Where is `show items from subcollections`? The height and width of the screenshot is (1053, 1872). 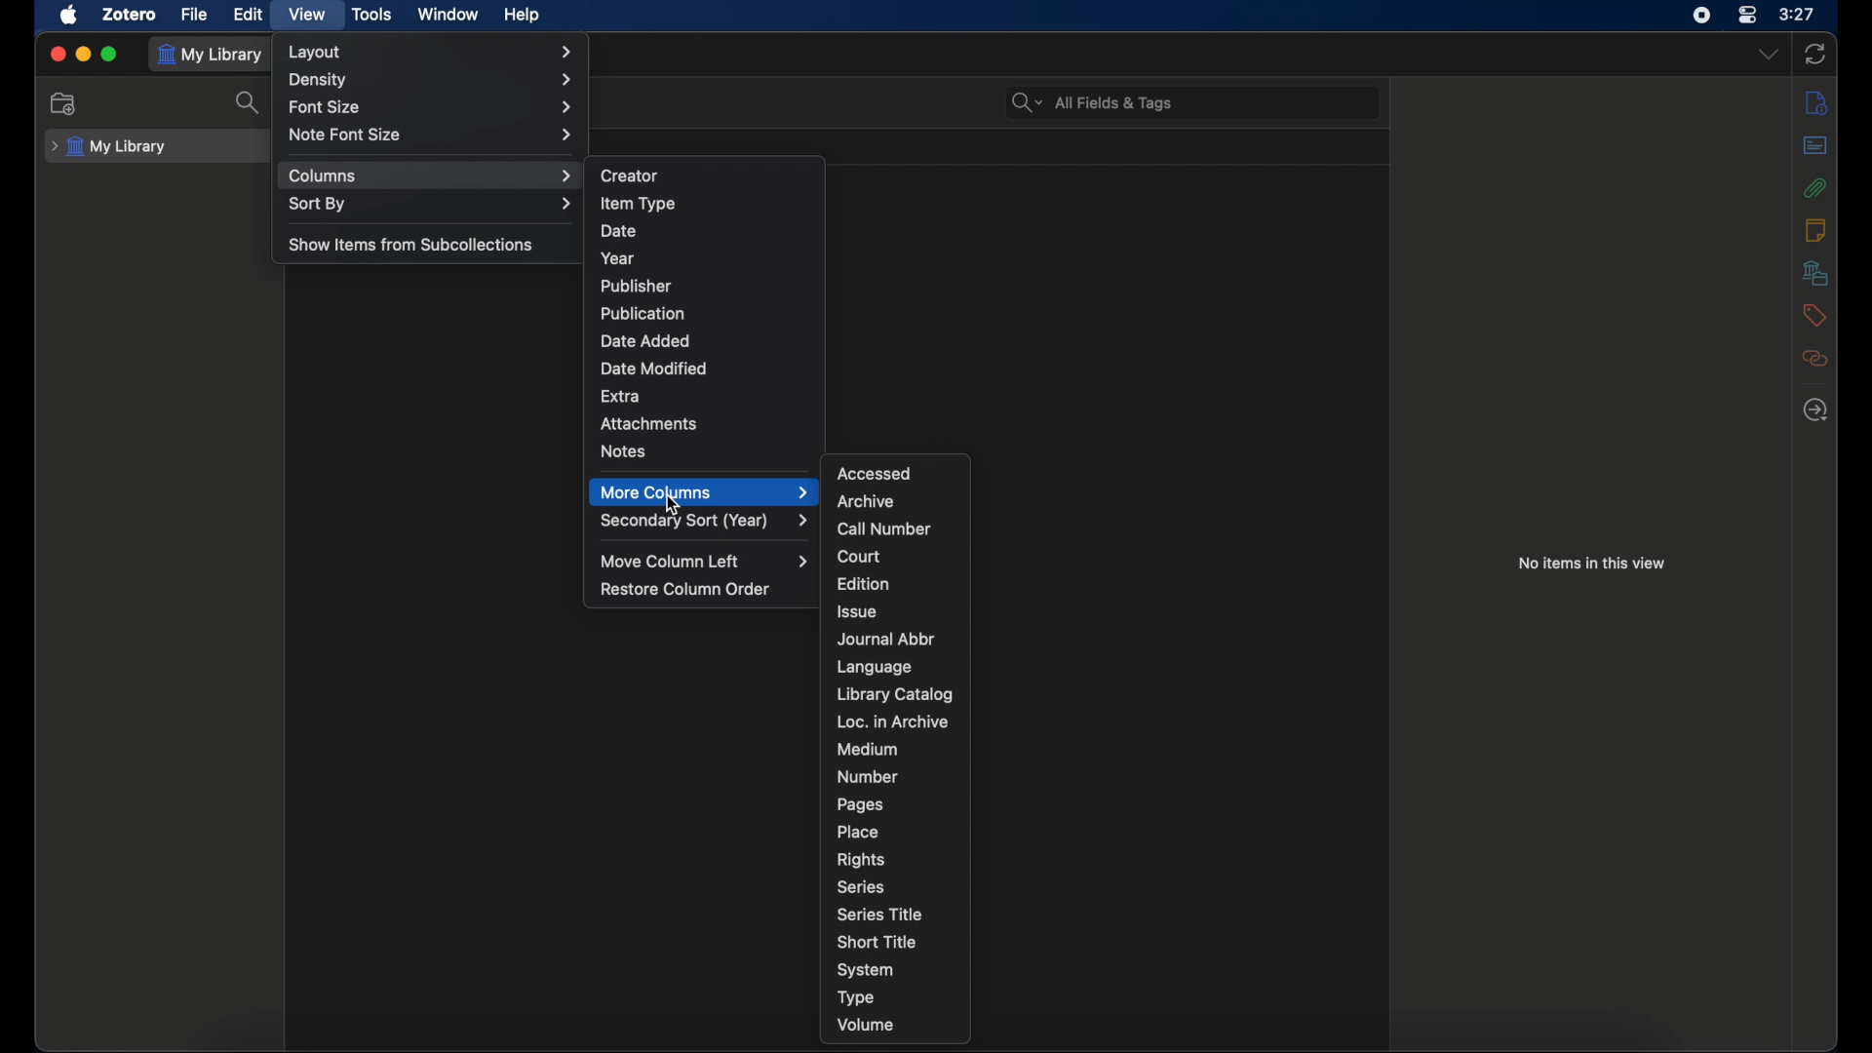
show items from subcollections is located at coordinates (411, 244).